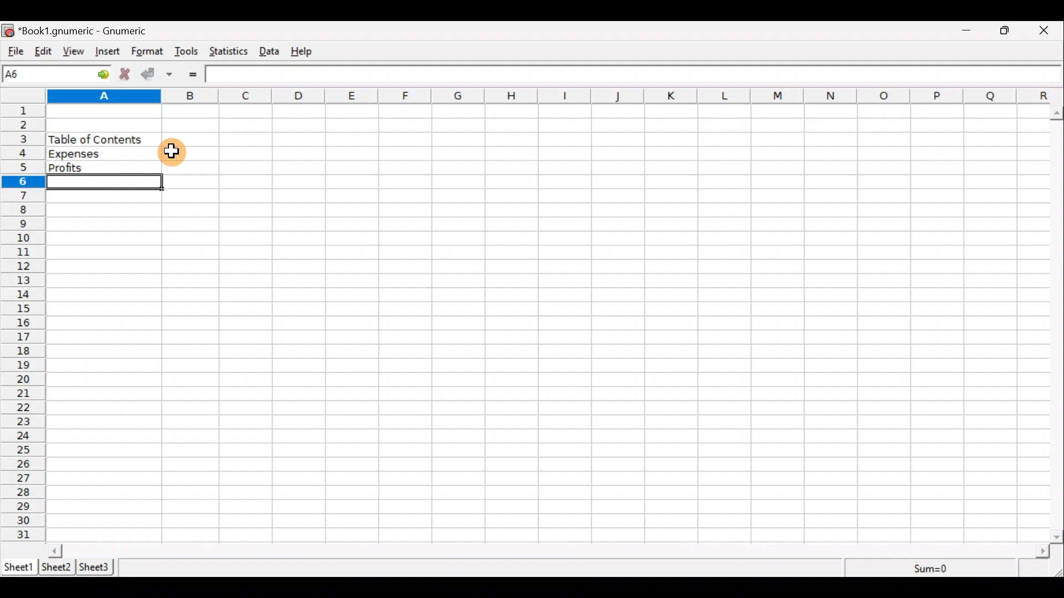 The image size is (1064, 598). What do you see at coordinates (632, 73) in the screenshot?
I see `Formula bar` at bounding box center [632, 73].